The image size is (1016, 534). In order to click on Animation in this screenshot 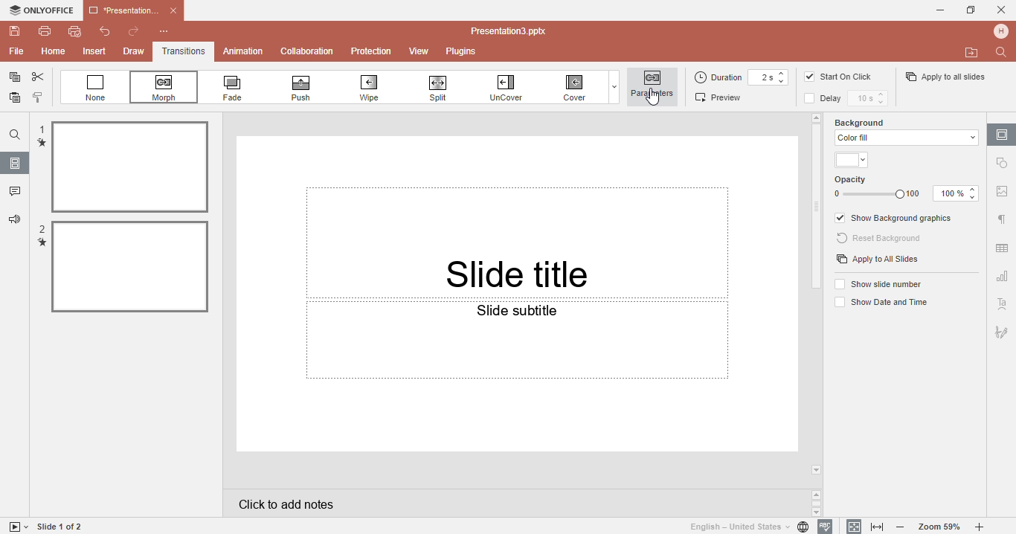, I will do `click(242, 51)`.